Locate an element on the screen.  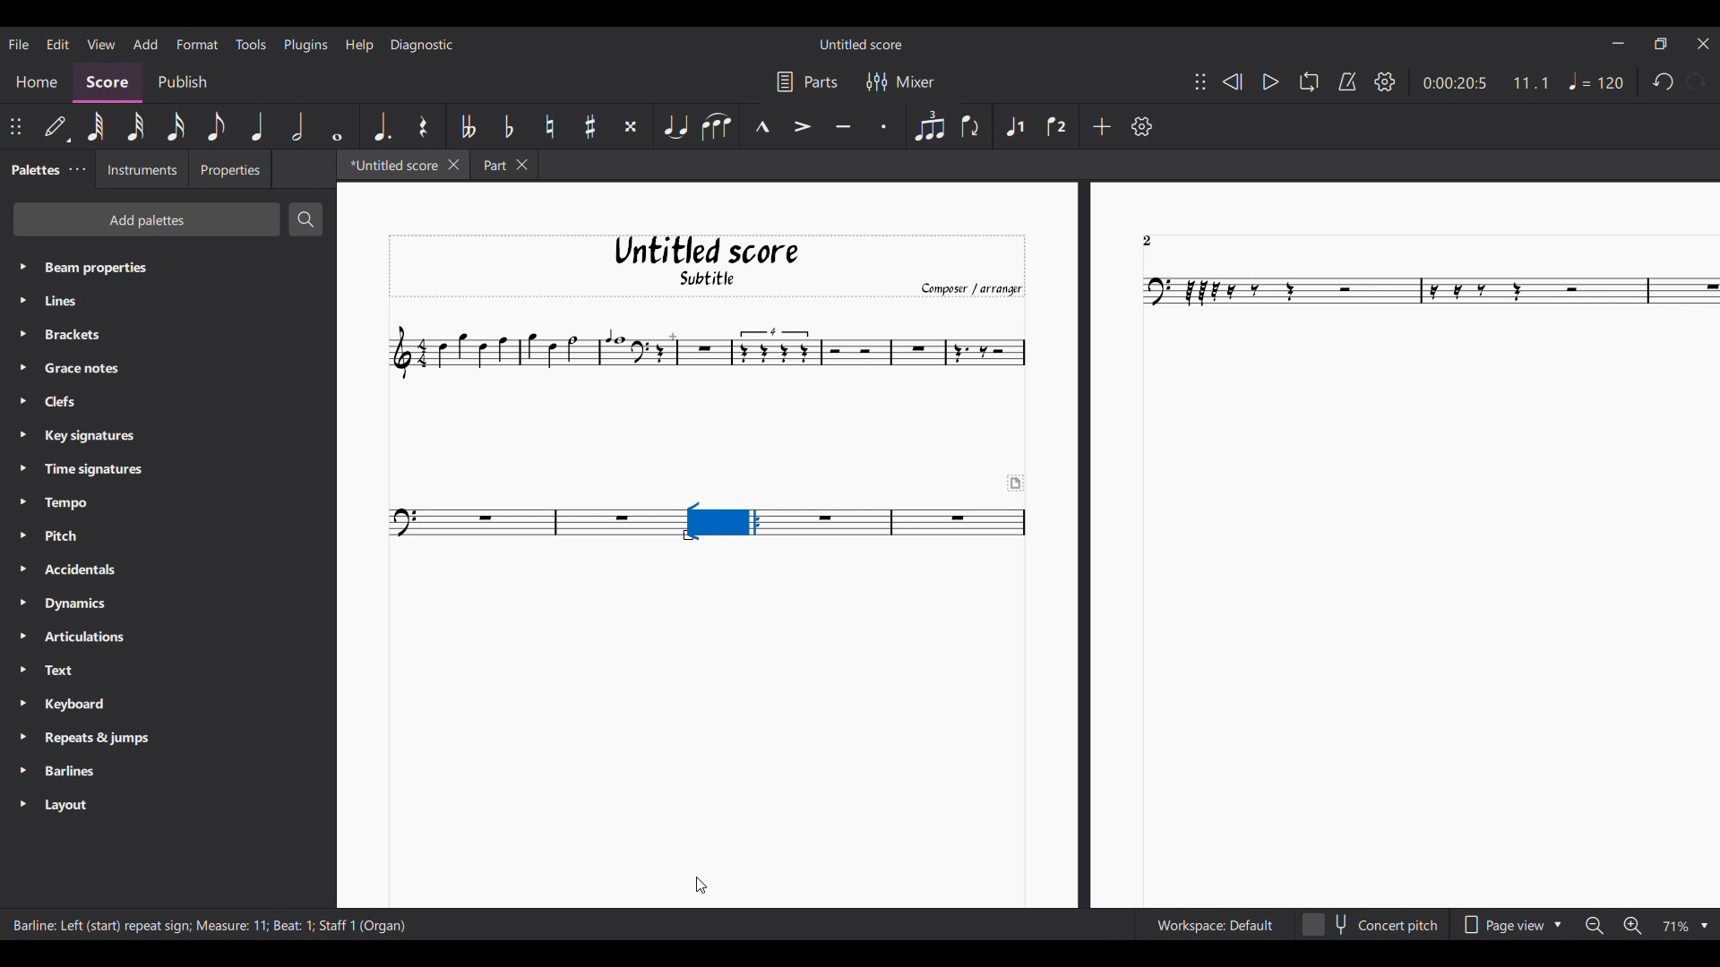
Current tab highlighted is located at coordinates (391, 165).